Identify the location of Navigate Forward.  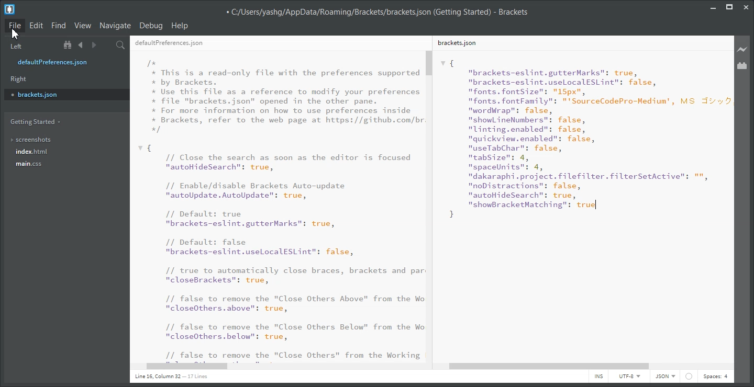
(94, 45).